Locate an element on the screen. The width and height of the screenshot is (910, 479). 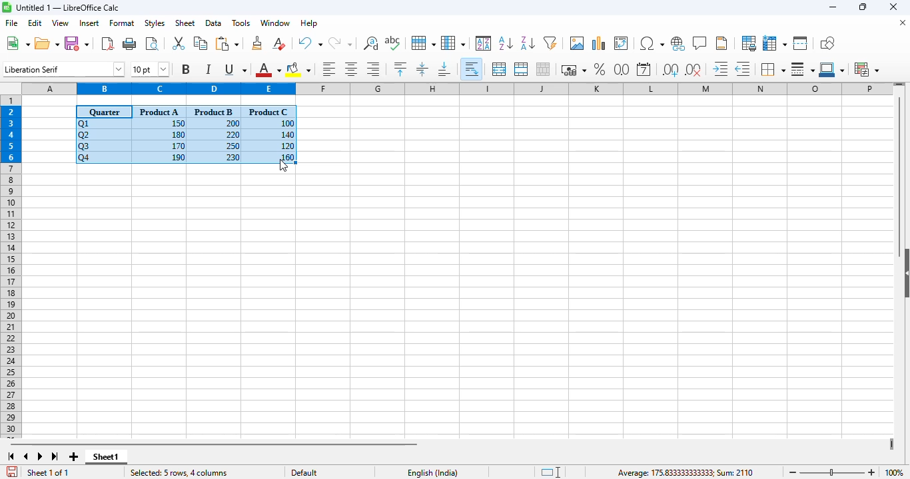
text language is located at coordinates (433, 472).